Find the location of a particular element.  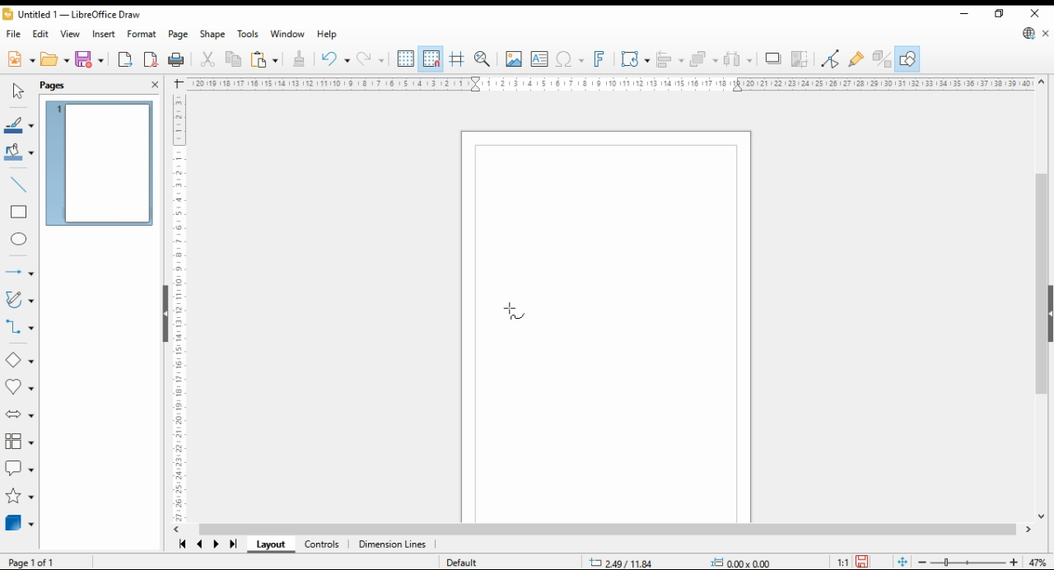

toggle endpoint edit mode is located at coordinates (831, 59).